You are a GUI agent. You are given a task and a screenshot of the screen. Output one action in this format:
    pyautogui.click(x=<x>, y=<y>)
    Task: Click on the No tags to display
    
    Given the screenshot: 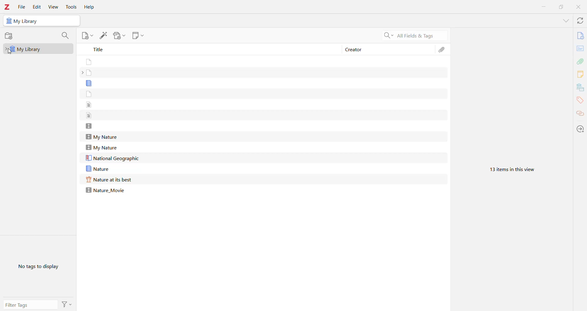 What is the action you would take?
    pyautogui.click(x=38, y=266)
    